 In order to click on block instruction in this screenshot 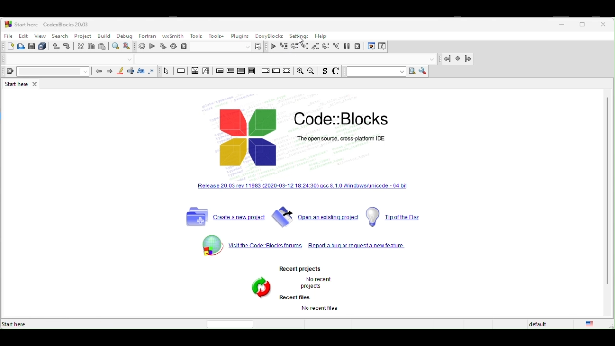, I will do `click(253, 72)`.